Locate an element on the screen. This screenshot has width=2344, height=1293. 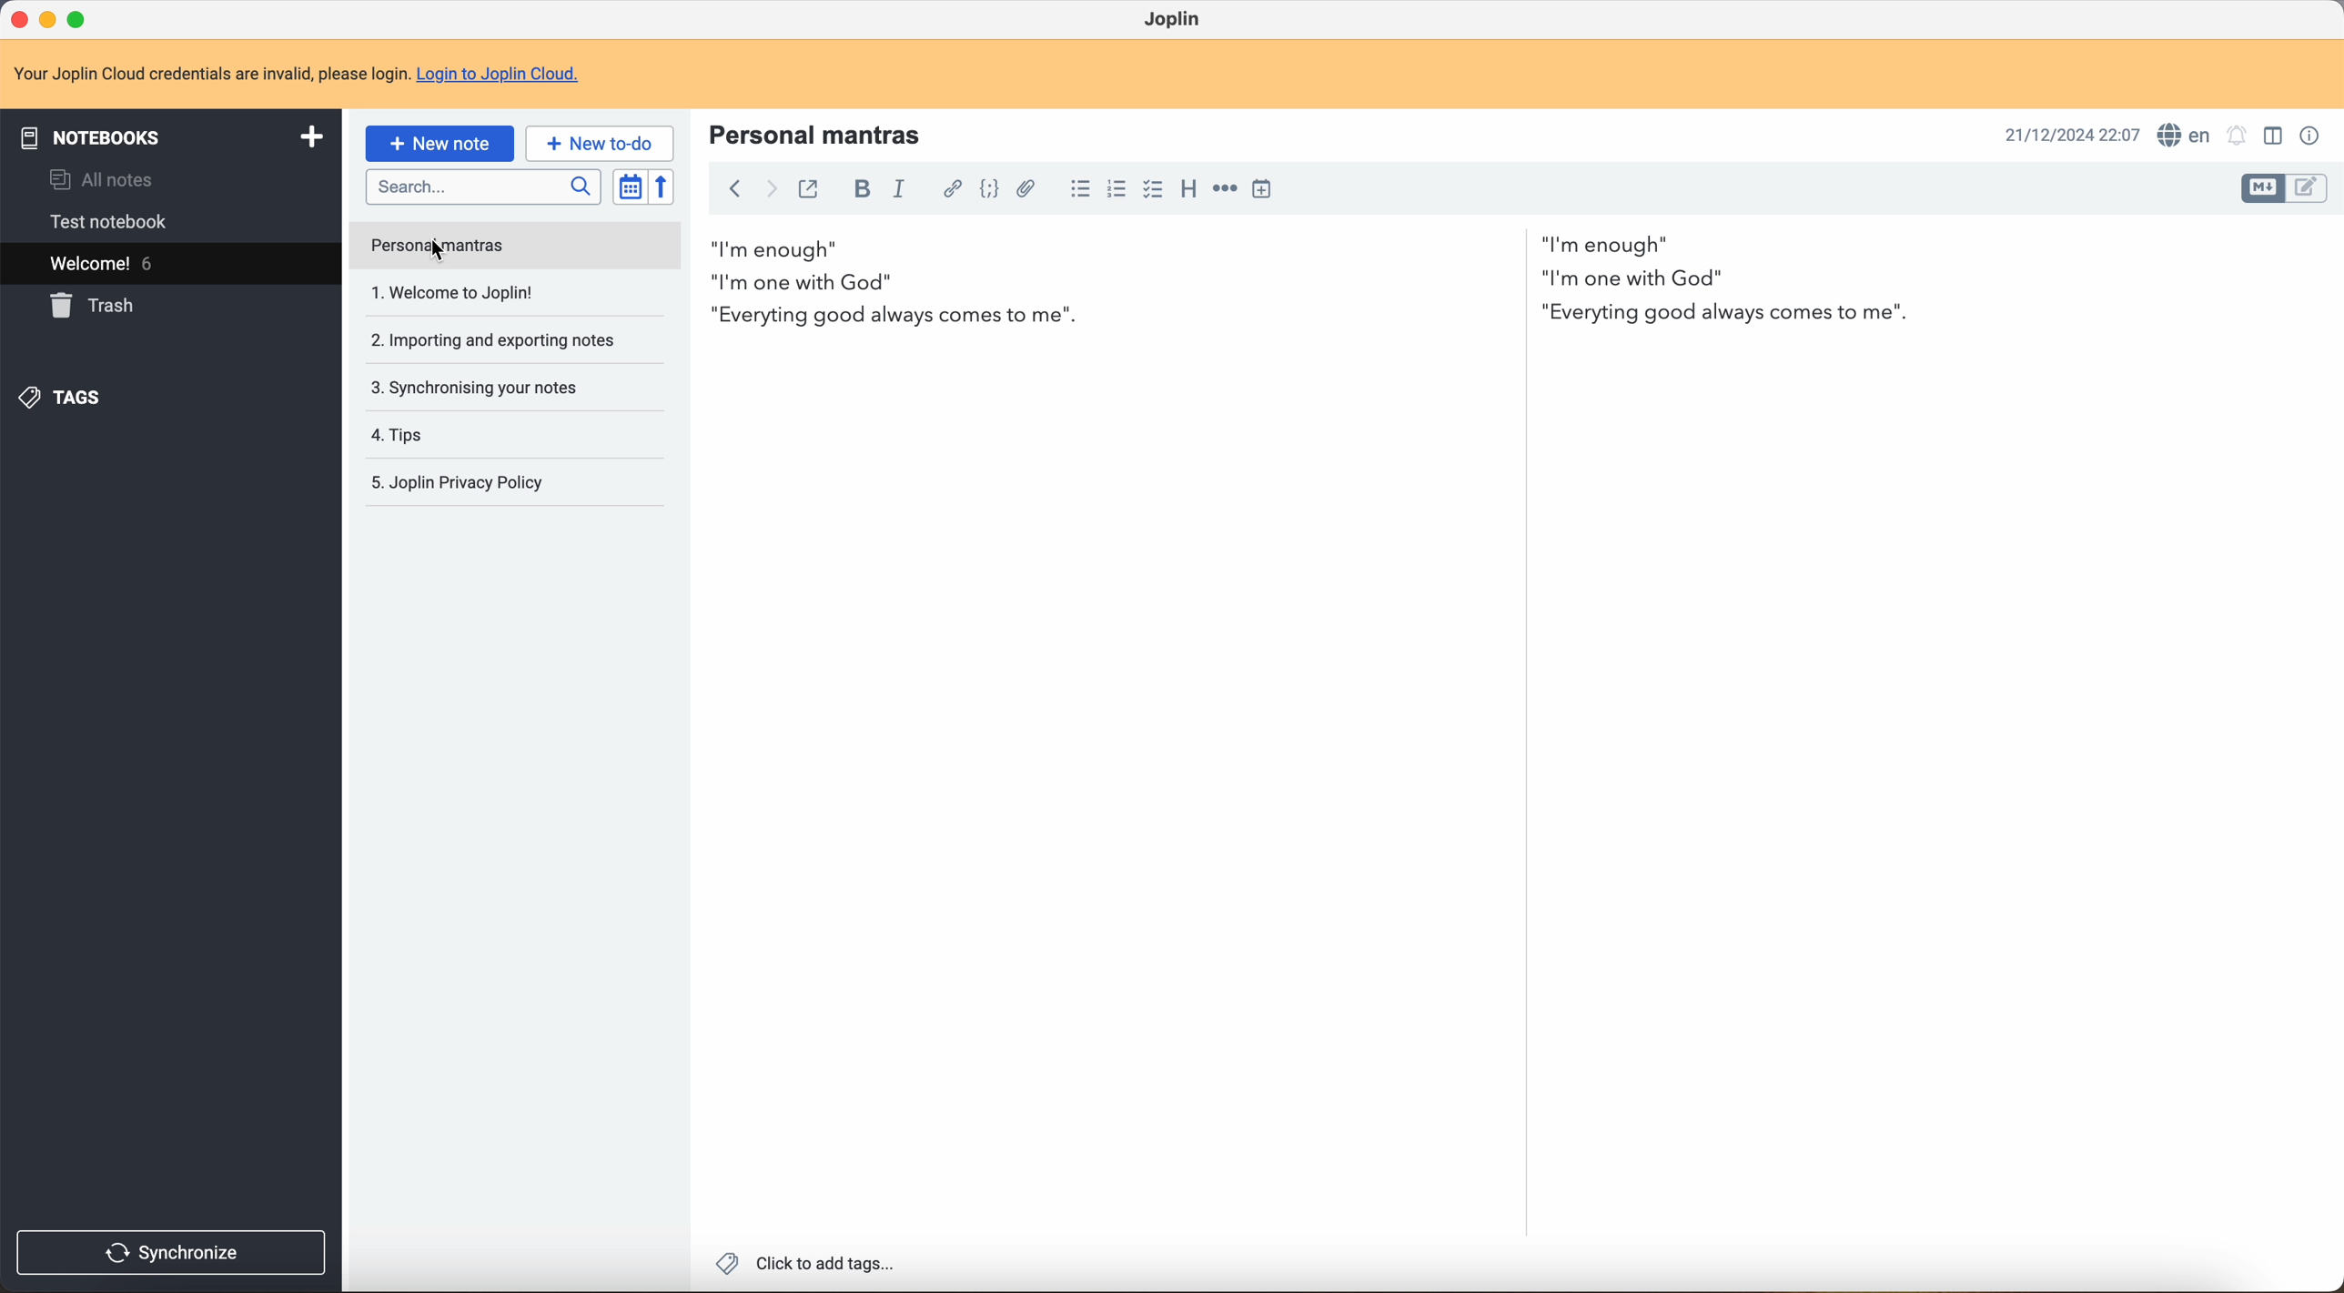
numbered list is located at coordinates (1119, 188).